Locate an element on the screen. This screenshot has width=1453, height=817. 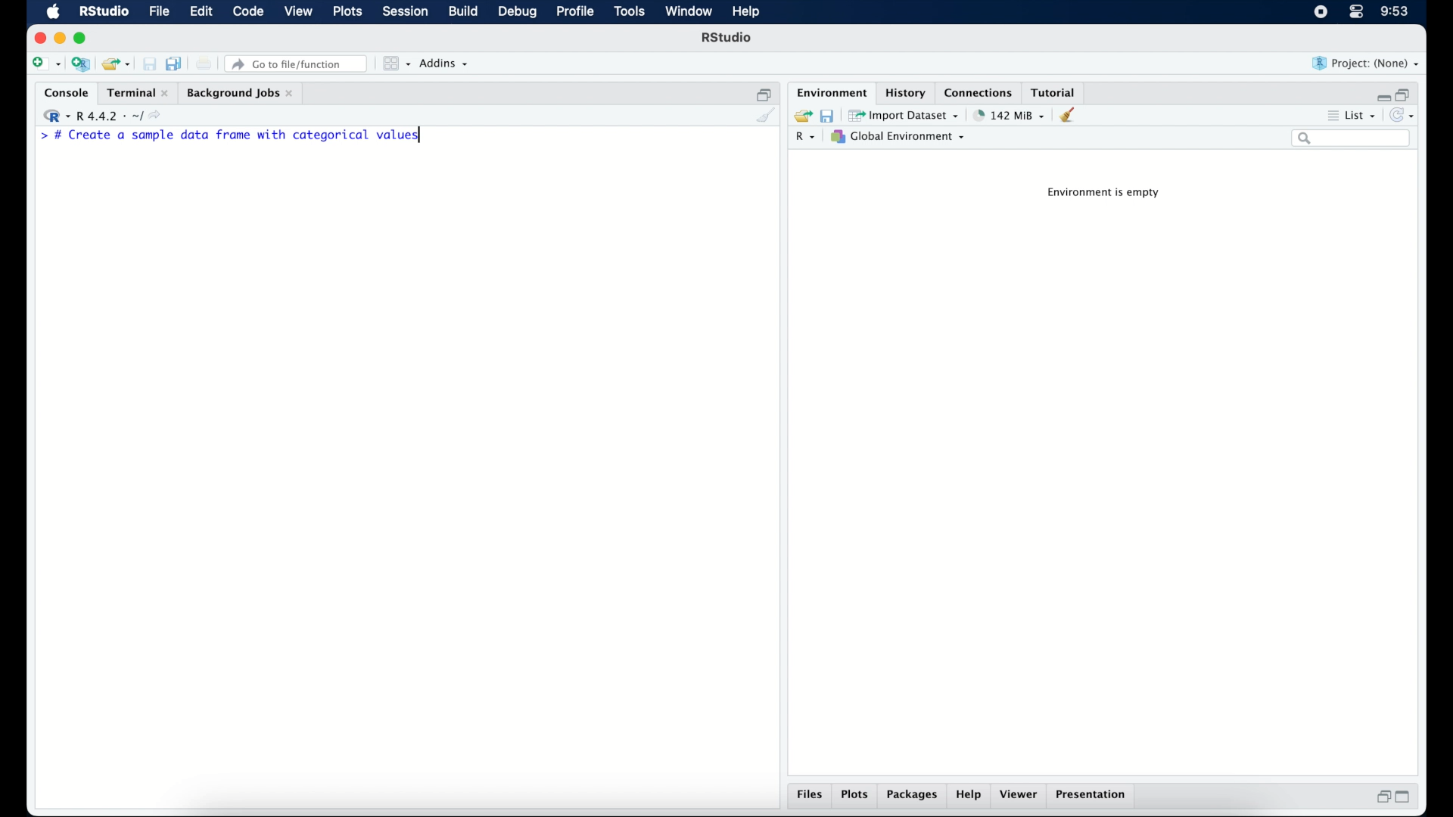
save is located at coordinates (826, 116).